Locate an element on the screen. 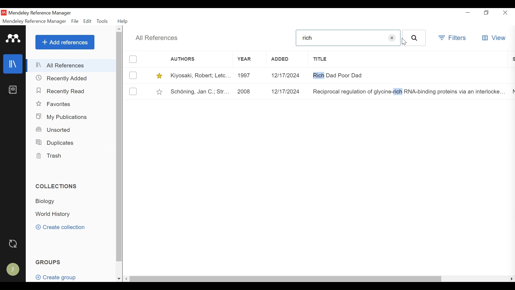 The height and width of the screenshot is (290, 515). File is located at coordinates (74, 21).